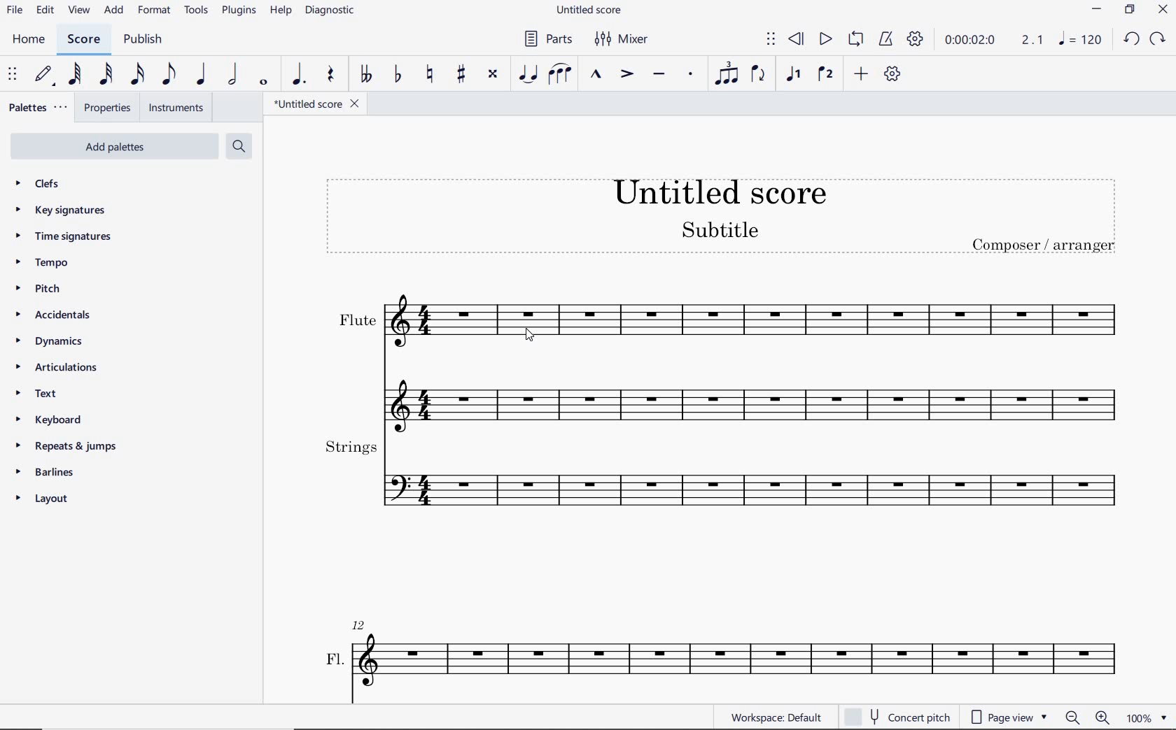 This screenshot has height=730, width=1176. Describe the element at coordinates (995, 42) in the screenshot. I see `PLAY TIME` at that location.